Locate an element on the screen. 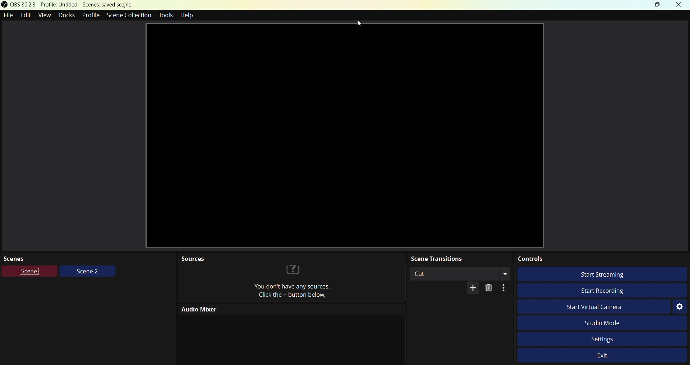 The height and width of the screenshot is (365, 690). Delete is located at coordinates (490, 288).